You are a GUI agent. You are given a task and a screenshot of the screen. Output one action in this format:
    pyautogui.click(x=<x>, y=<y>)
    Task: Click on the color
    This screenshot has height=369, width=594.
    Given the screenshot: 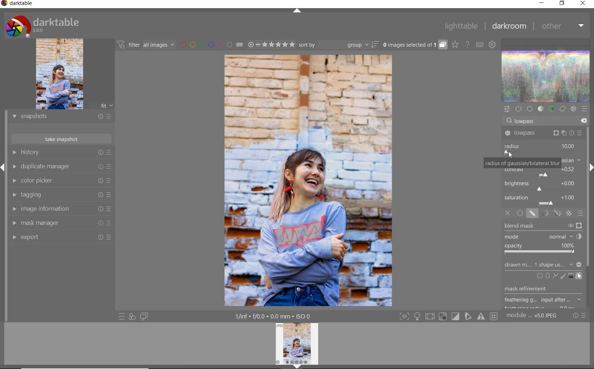 What is the action you would take?
    pyautogui.click(x=551, y=109)
    